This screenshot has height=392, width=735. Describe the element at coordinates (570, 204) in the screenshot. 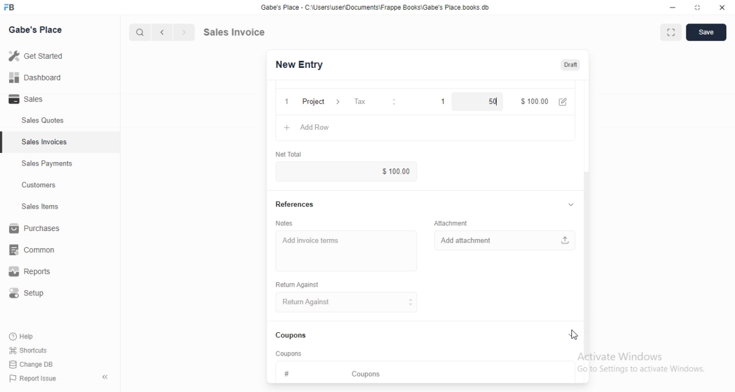

I see `collapse` at that location.